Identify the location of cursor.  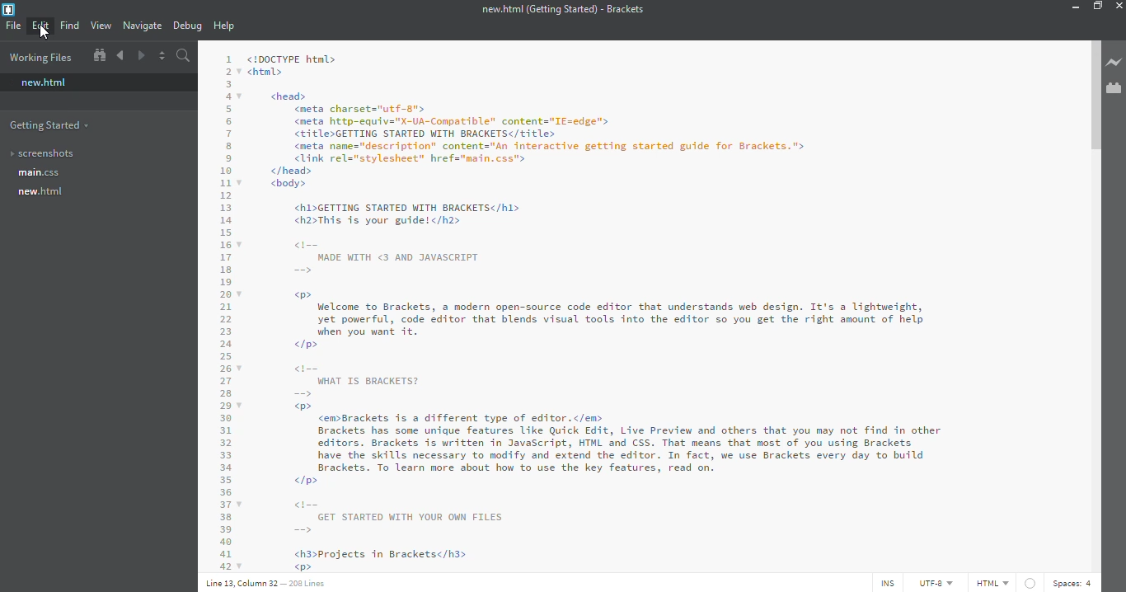
(45, 34).